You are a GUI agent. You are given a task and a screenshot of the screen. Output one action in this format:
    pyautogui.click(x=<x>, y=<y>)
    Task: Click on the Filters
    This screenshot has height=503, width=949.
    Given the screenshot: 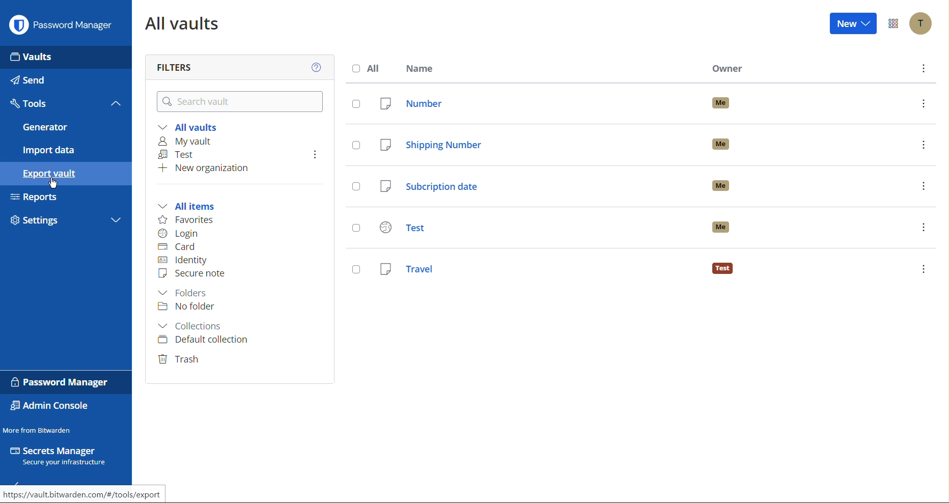 What is the action you would take?
    pyautogui.click(x=175, y=65)
    